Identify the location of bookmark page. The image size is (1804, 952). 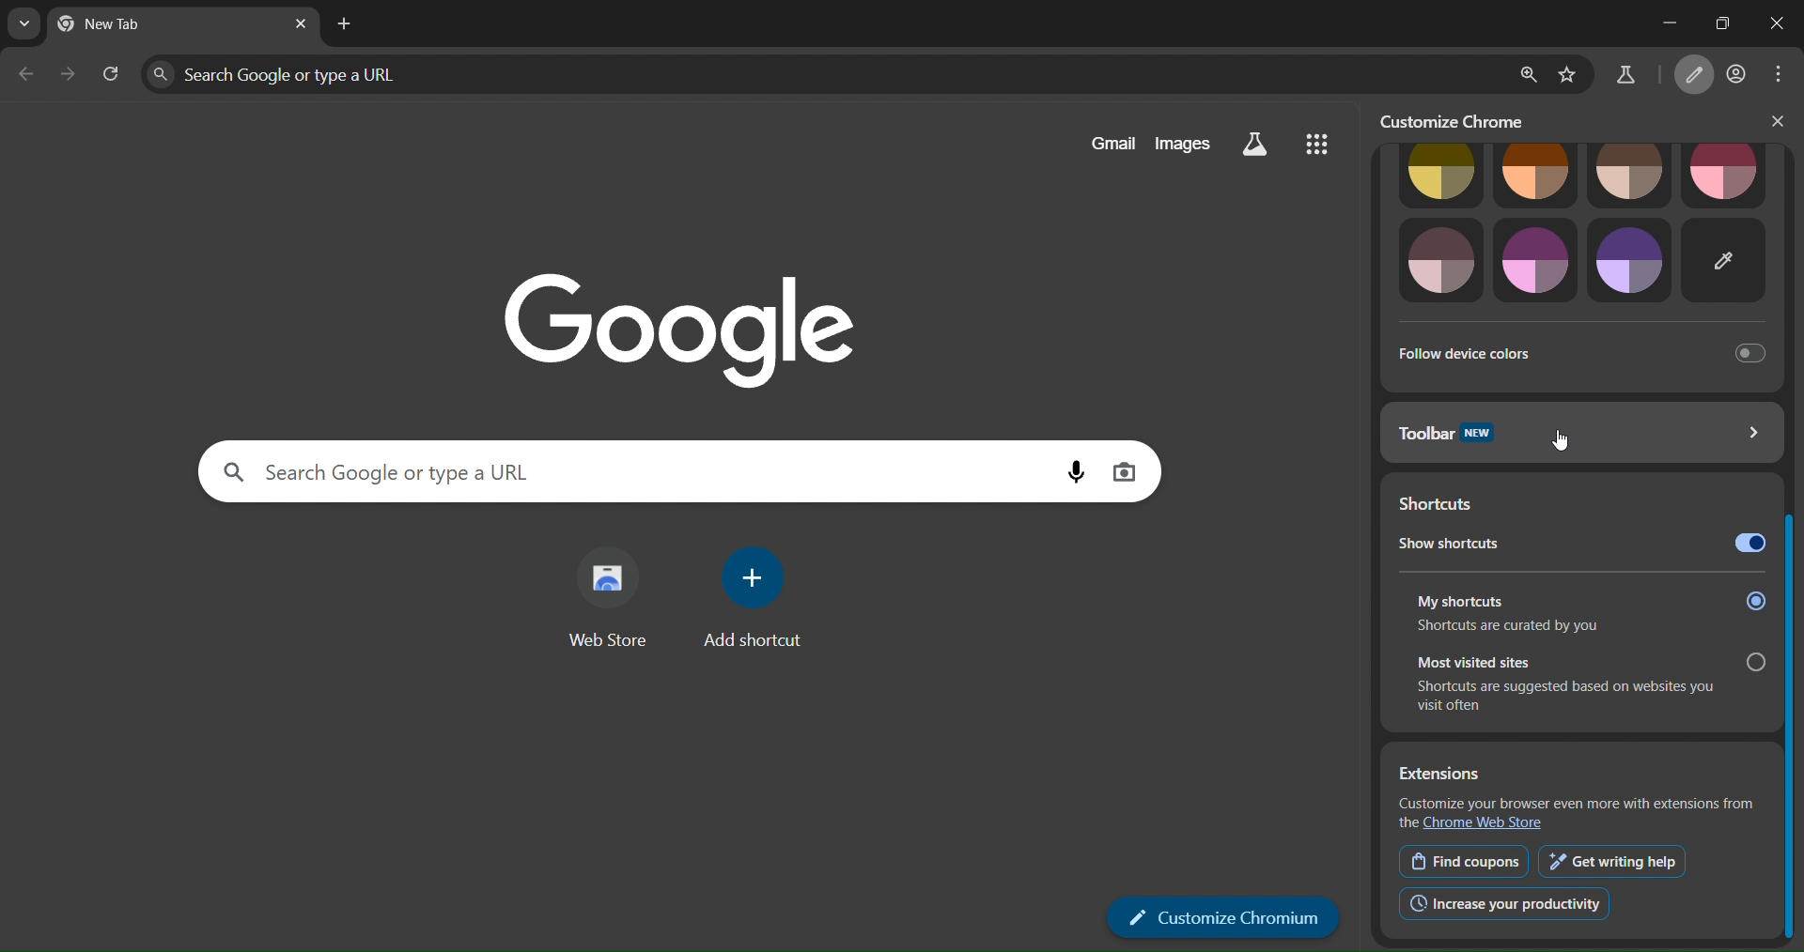
(1573, 70).